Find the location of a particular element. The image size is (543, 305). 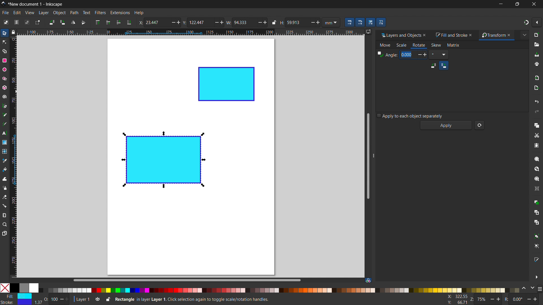

paste is located at coordinates (536, 145).